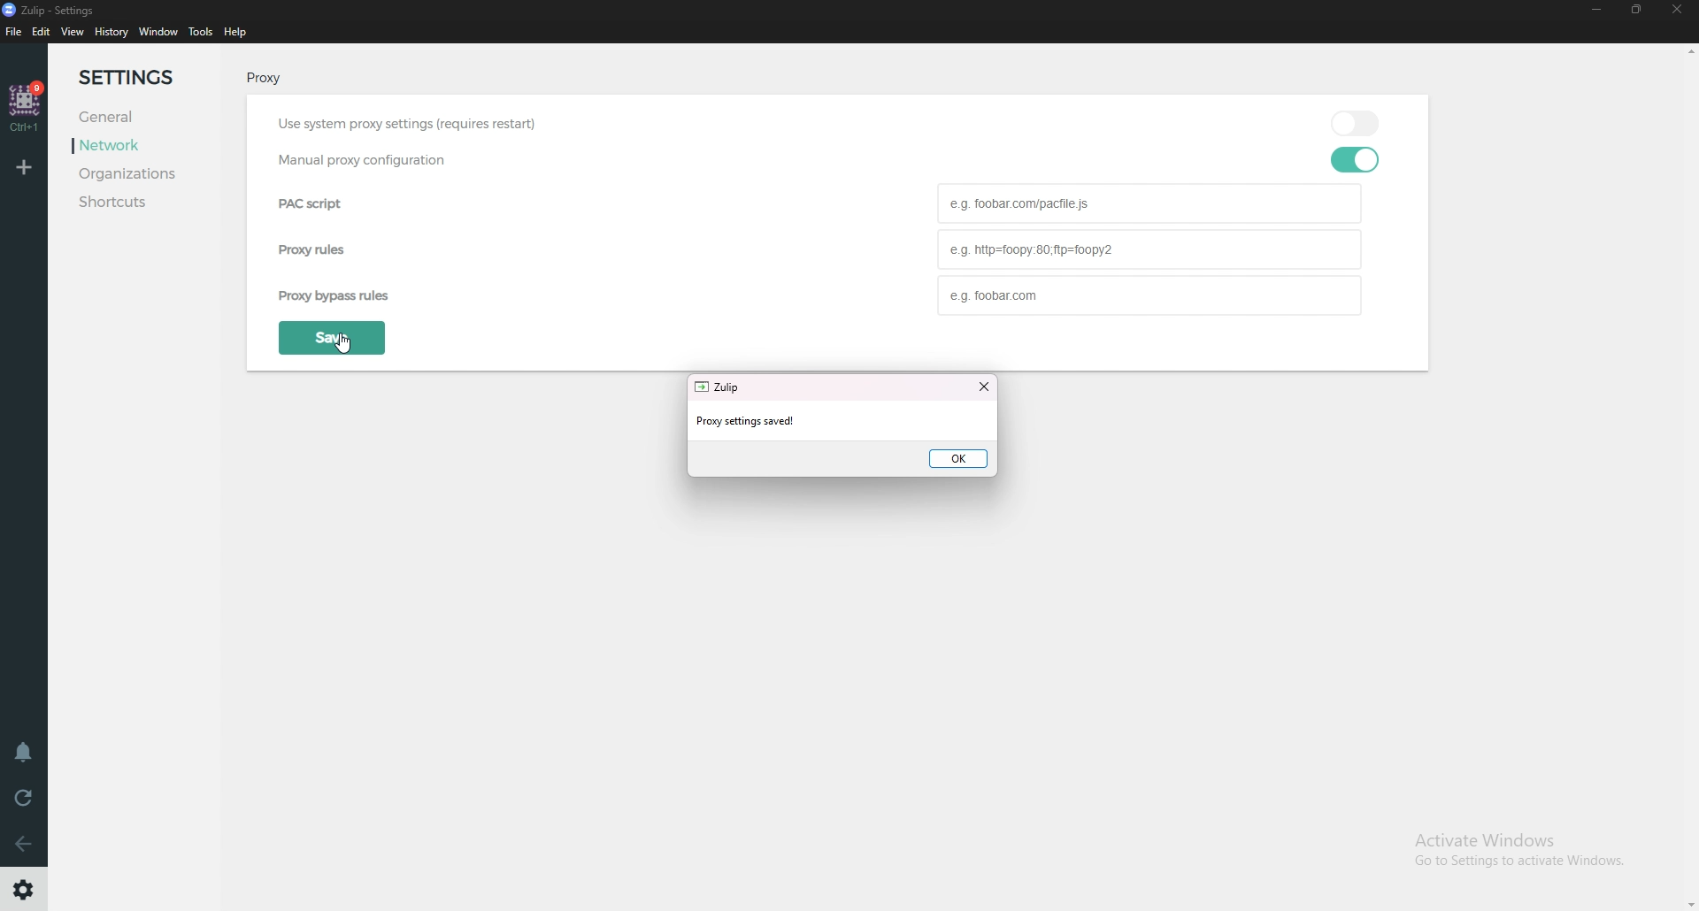  What do you see at coordinates (142, 202) in the screenshot?
I see `Shortcuts` at bounding box center [142, 202].